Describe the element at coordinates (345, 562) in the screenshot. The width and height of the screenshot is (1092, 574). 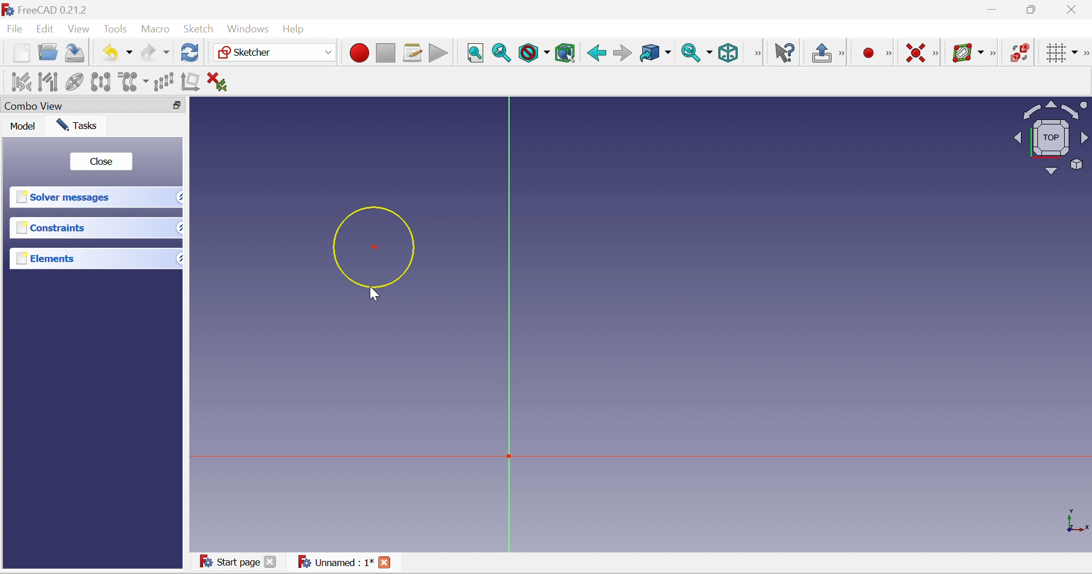
I see `Unnamed : 1*` at that location.